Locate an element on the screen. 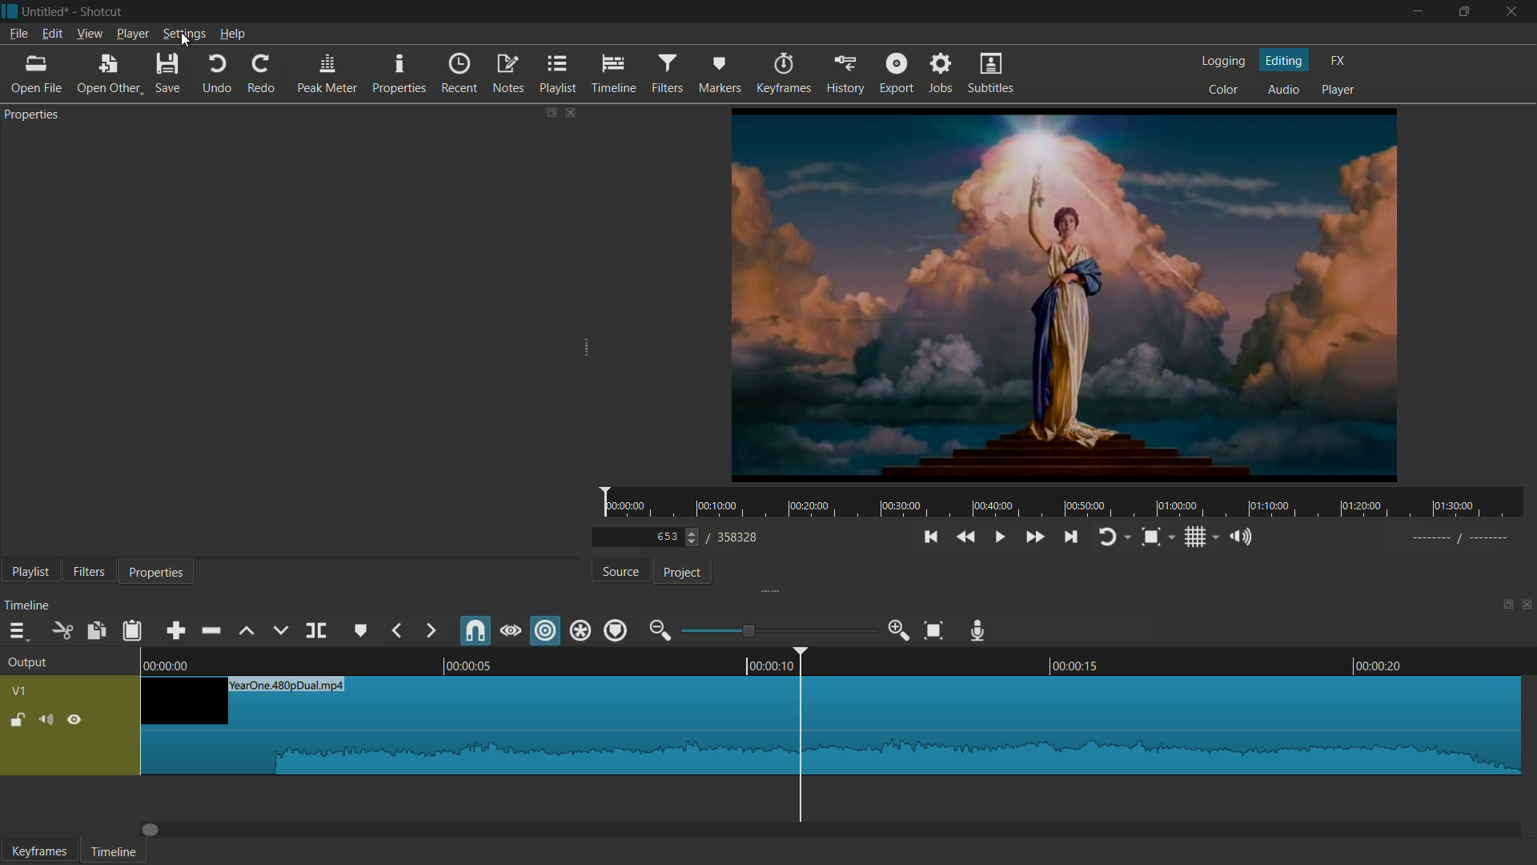 The image size is (1537, 865). 00.00.10 is located at coordinates (782, 655).